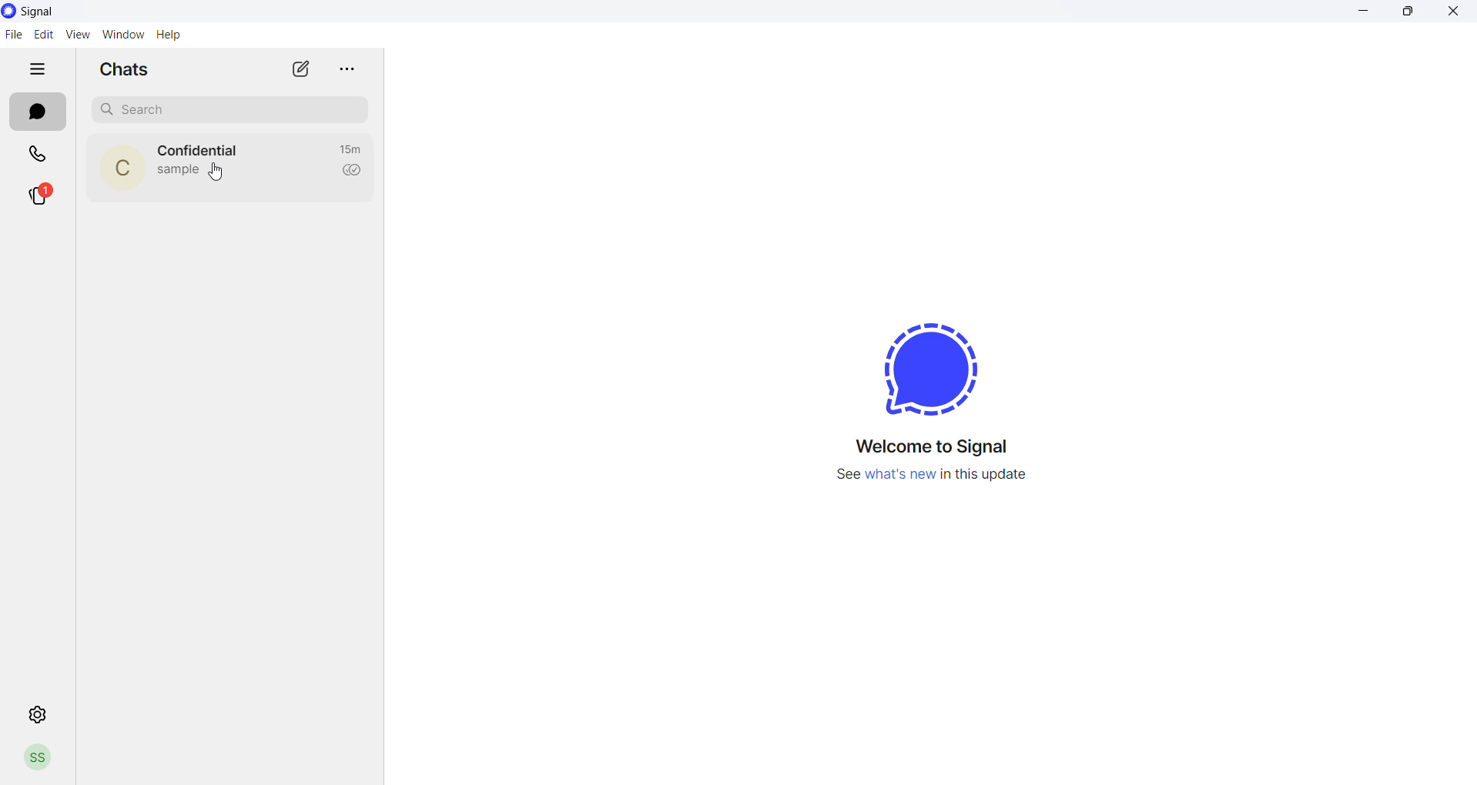  What do you see at coordinates (39, 195) in the screenshot?
I see `stories` at bounding box center [39, 195].